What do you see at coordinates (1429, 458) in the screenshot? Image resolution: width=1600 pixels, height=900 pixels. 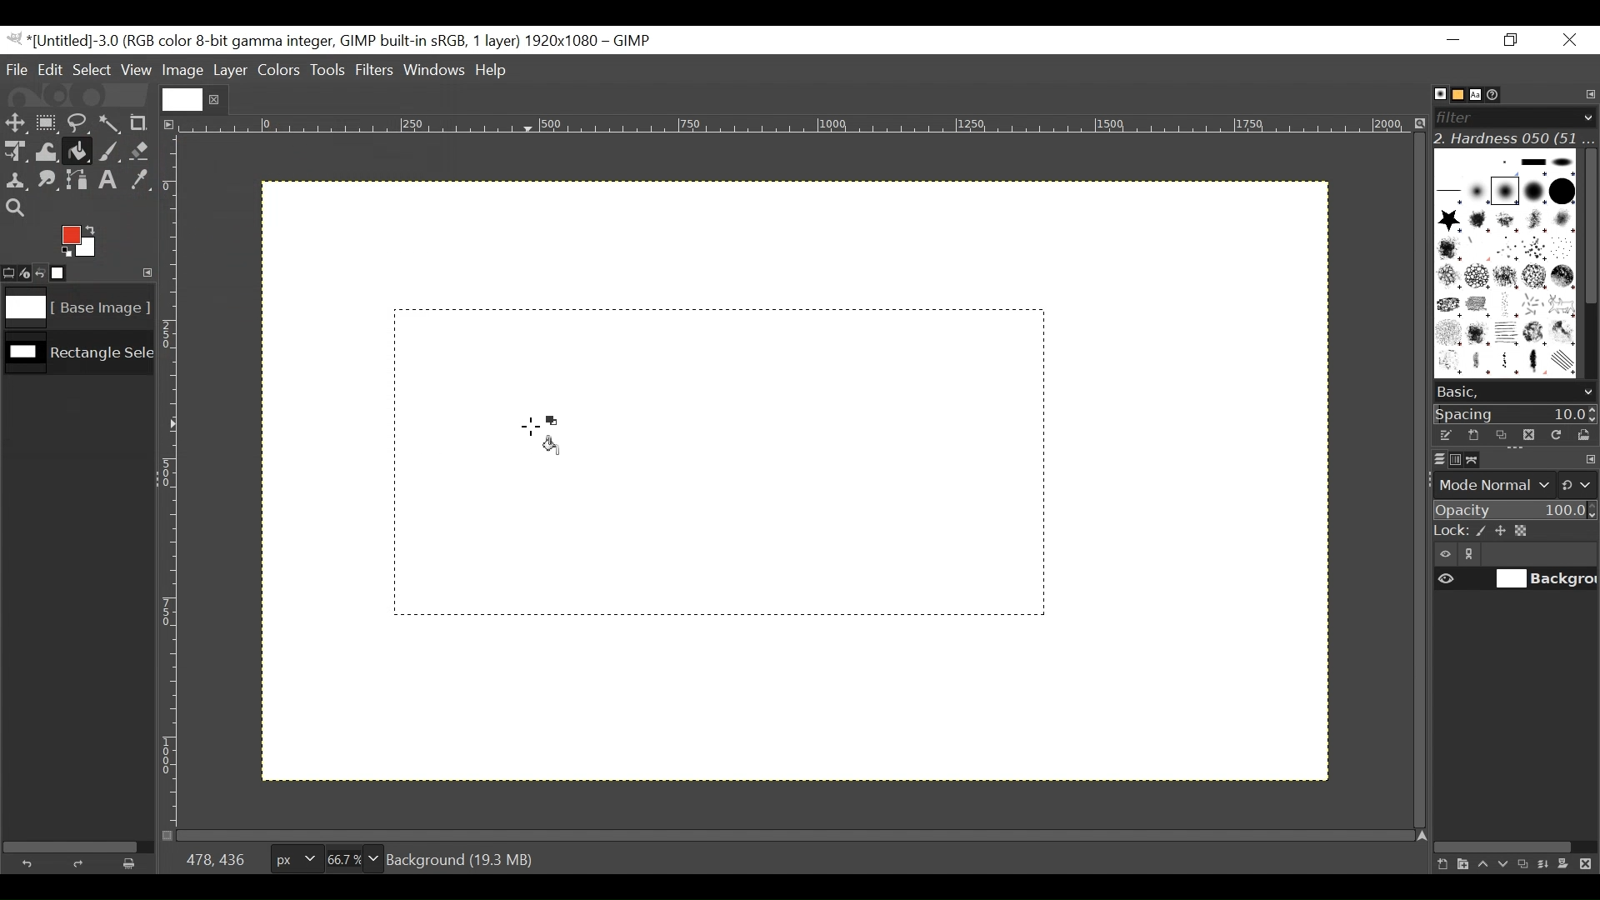 I see `Layers` at bounding box center [1429, 458].